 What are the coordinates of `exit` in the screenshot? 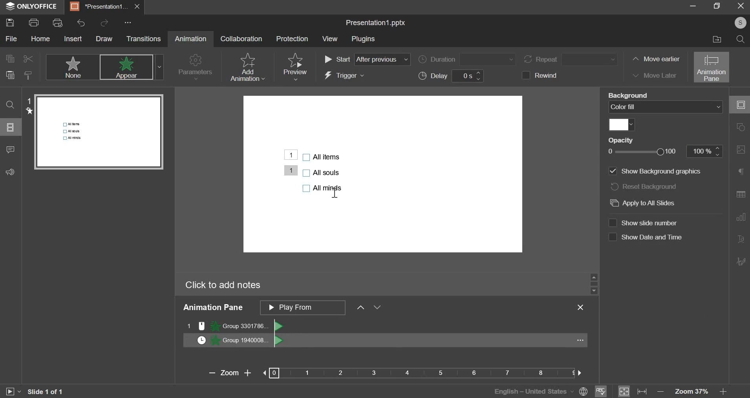 It's located at (137, 6).